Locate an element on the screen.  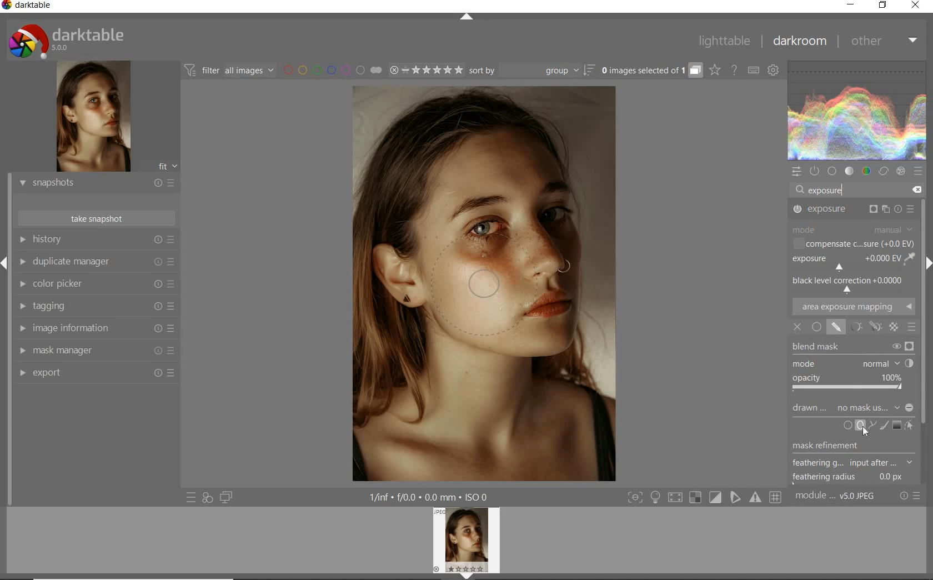
ADD GRADIENT is located at coordinates (896, 424).